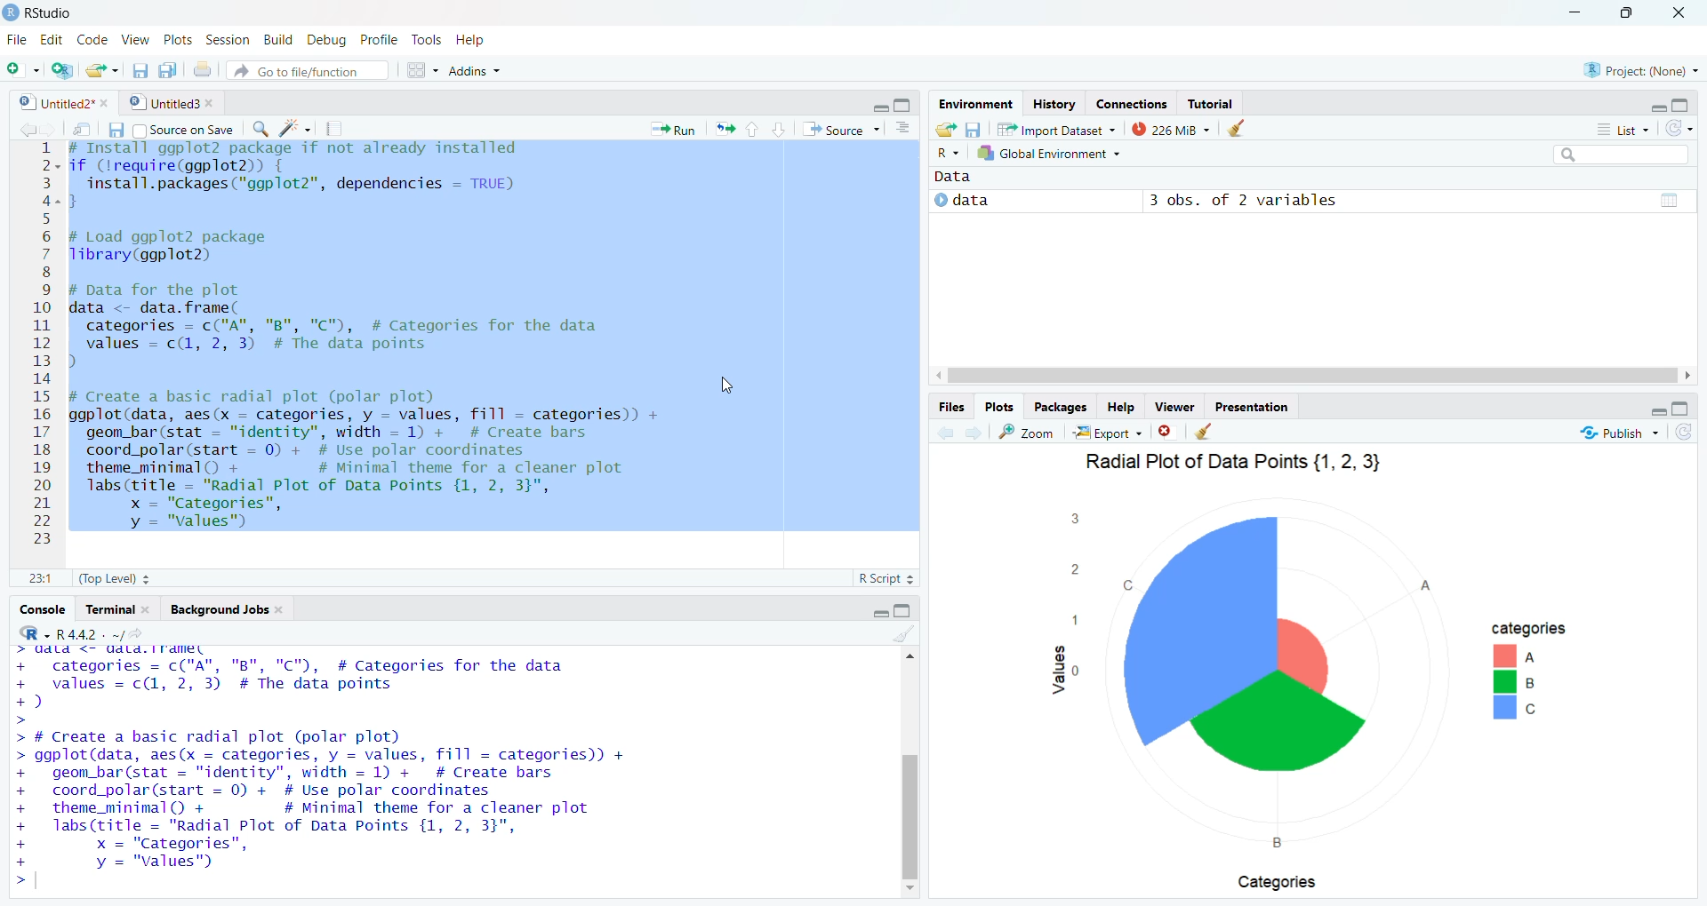 The height and width of the screenshot is (906, 1707). I want to click on Presentation, so click(1253, 405).